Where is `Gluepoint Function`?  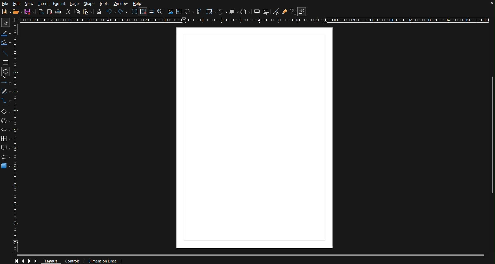
Gluepoint Function is located at coordinates (285, 12).